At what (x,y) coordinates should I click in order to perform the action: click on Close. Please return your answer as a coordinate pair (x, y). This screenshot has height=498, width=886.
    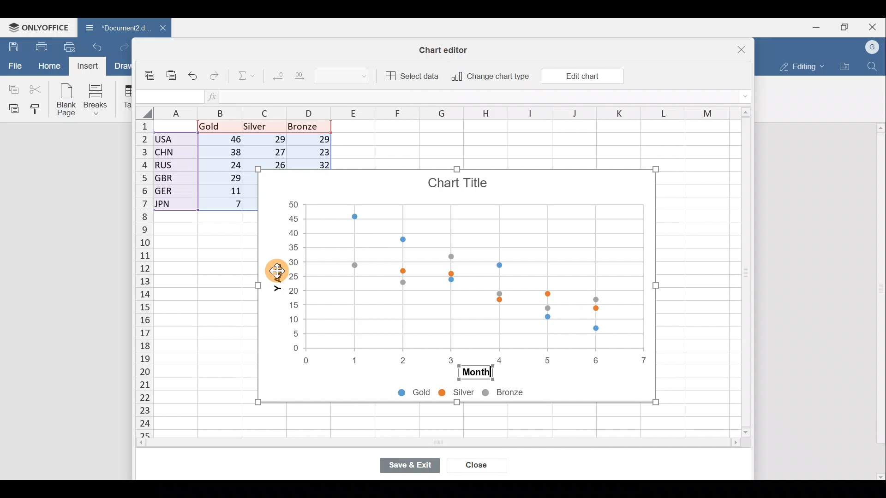
    Looking at the image, I should click on (736, 46).